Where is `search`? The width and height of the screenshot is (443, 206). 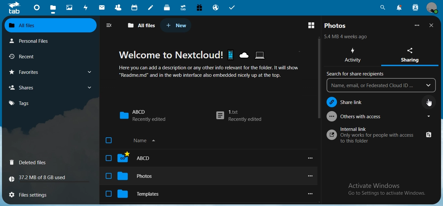
search is located at coordinates (382, 8).